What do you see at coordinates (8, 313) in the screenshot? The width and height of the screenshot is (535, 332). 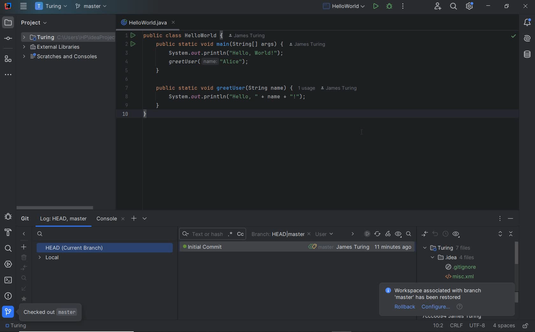 I see `git` at bounding box center [8, 313].